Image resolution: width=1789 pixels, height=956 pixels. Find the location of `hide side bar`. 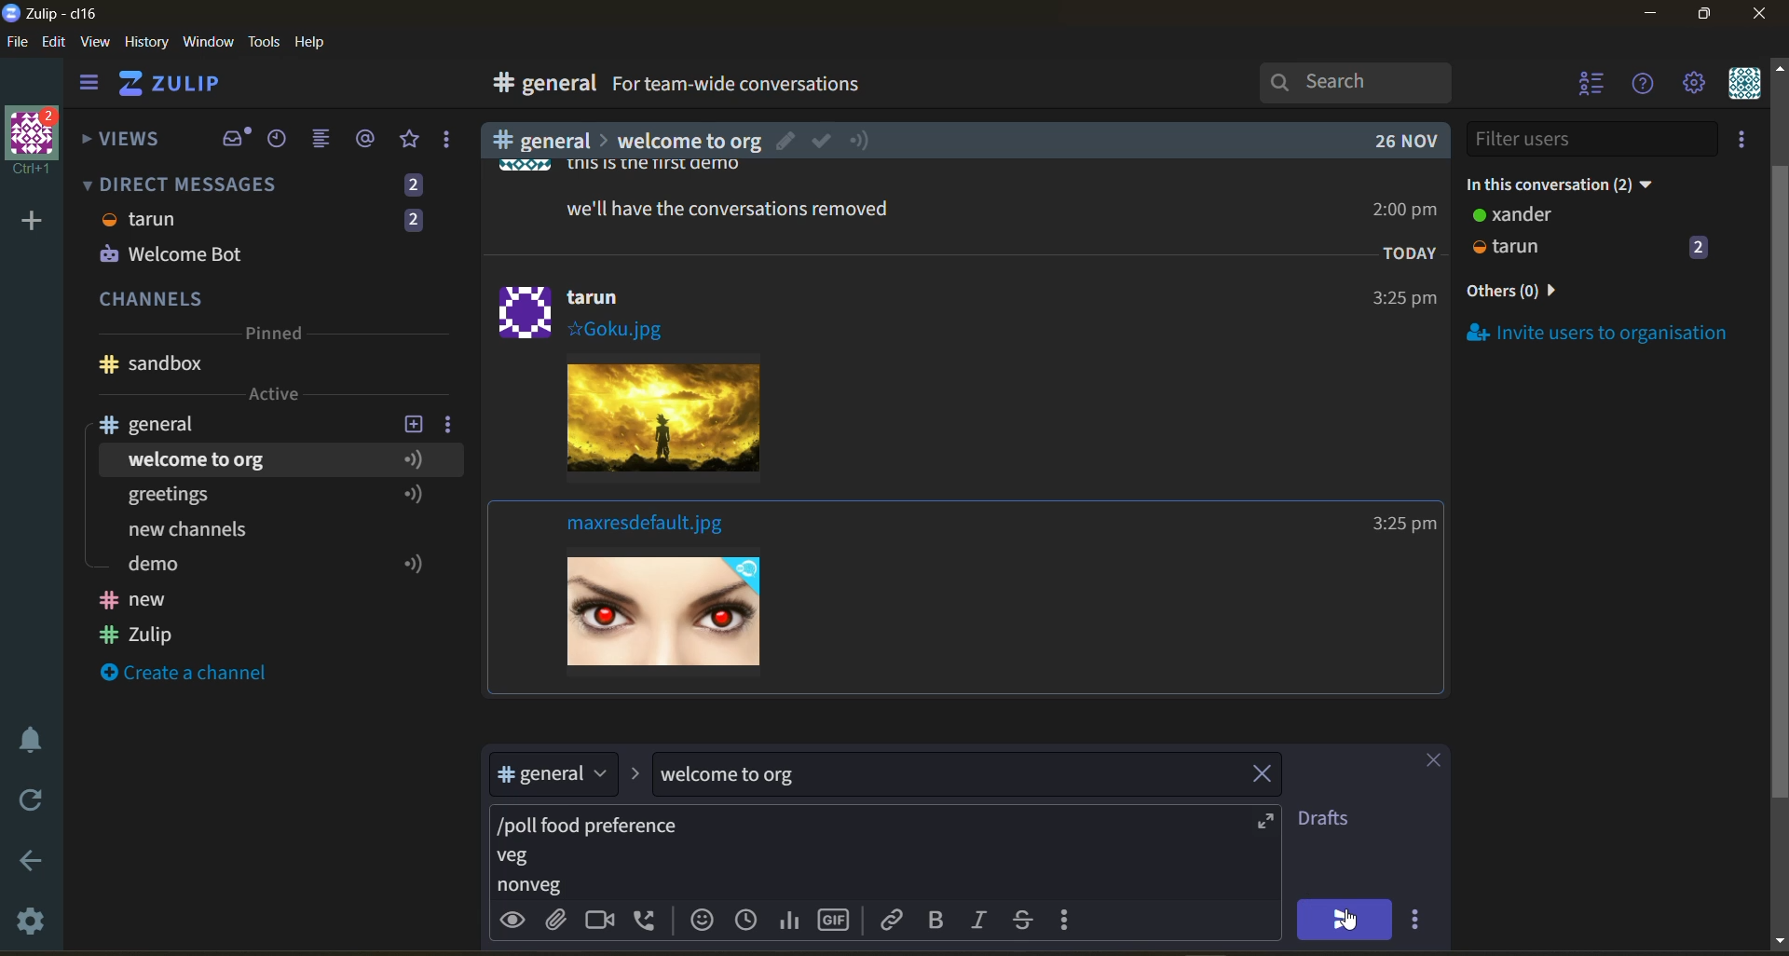

hide side bar is located at coordinates (89, 87).